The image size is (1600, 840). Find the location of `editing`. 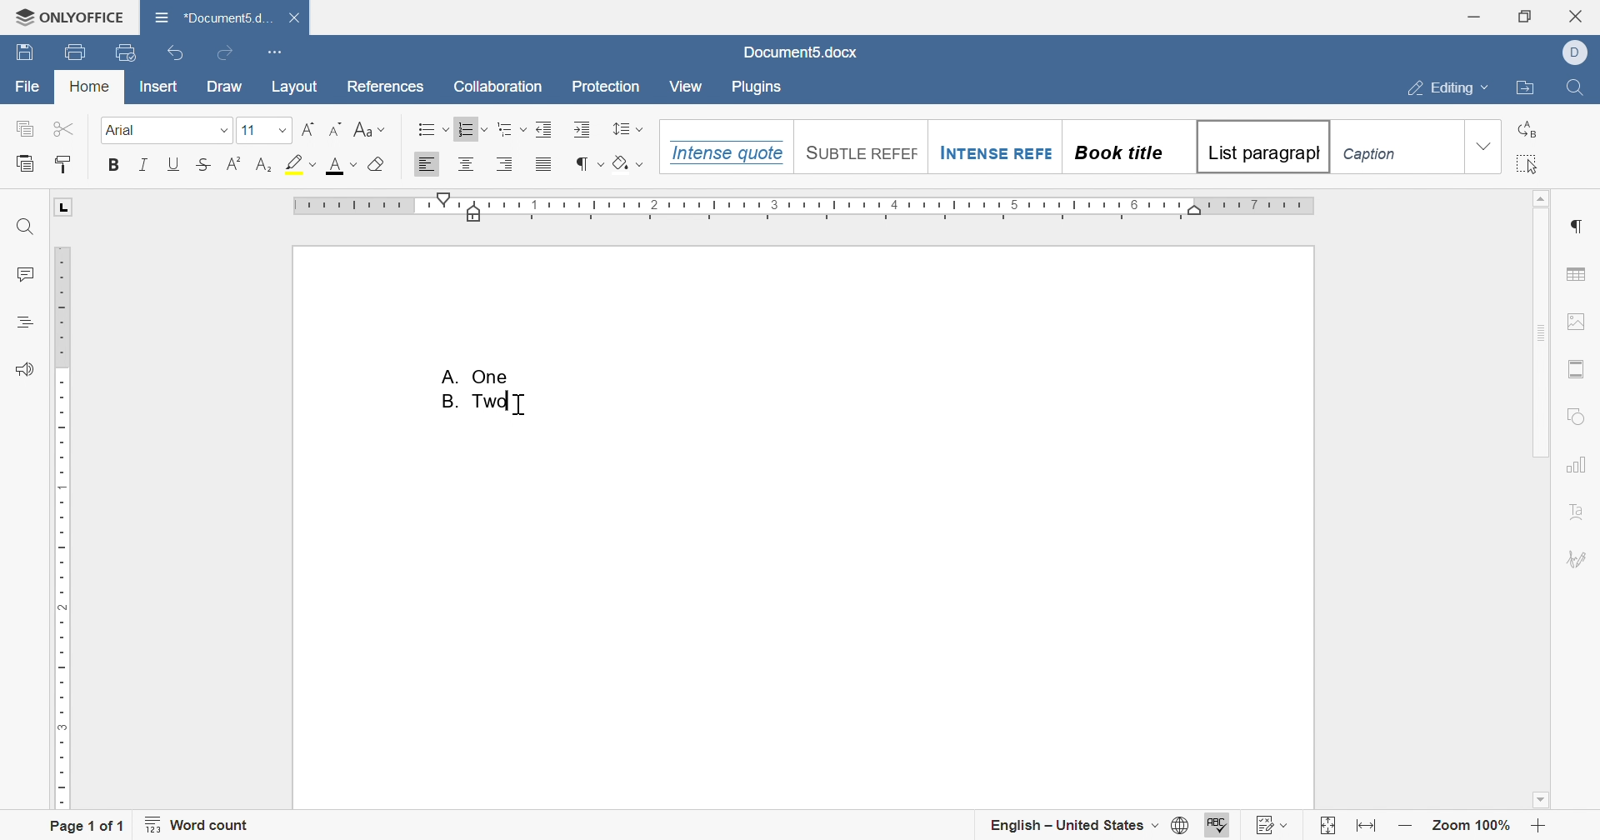

editing is located at coordinates (1447, 89).